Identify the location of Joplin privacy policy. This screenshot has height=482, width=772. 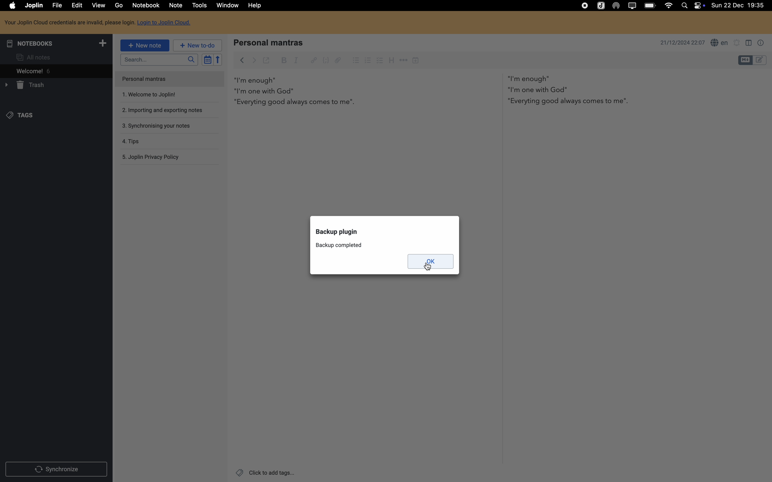
(152, 157).